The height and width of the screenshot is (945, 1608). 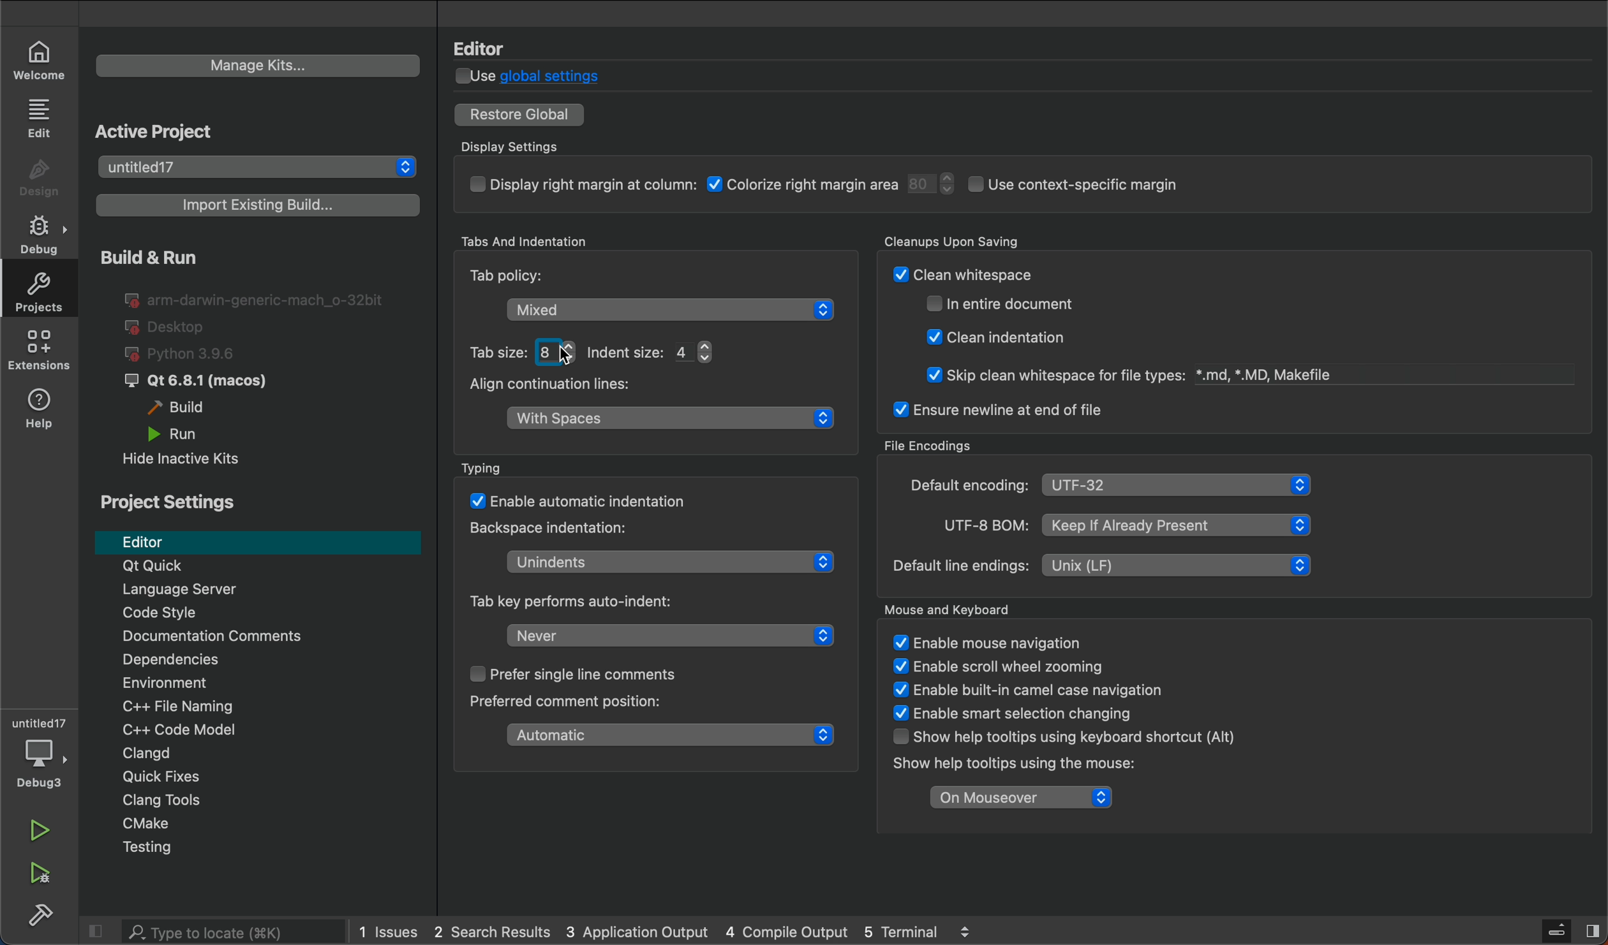 I want to click on 5 terminal, so click(x=943, y=931).